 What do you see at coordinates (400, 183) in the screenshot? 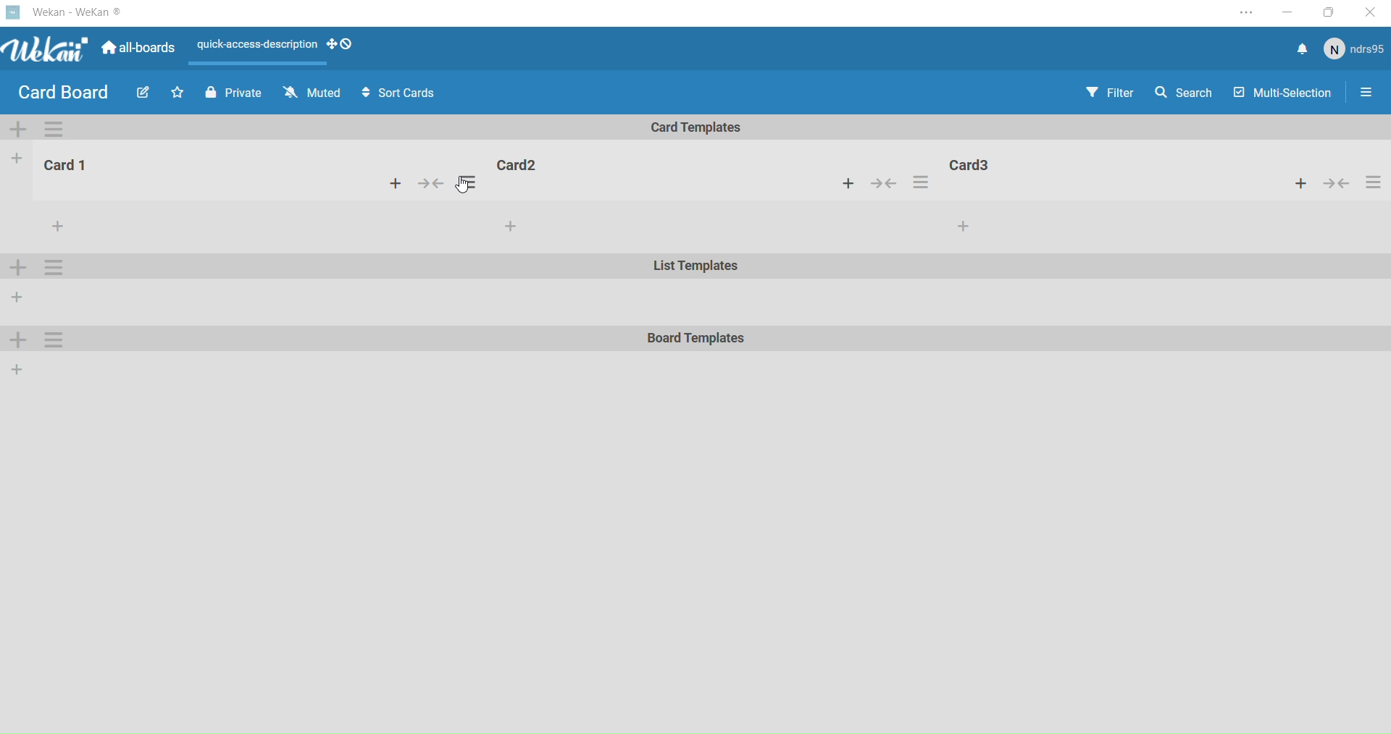
I see `add` at bounding box center [400, 183].